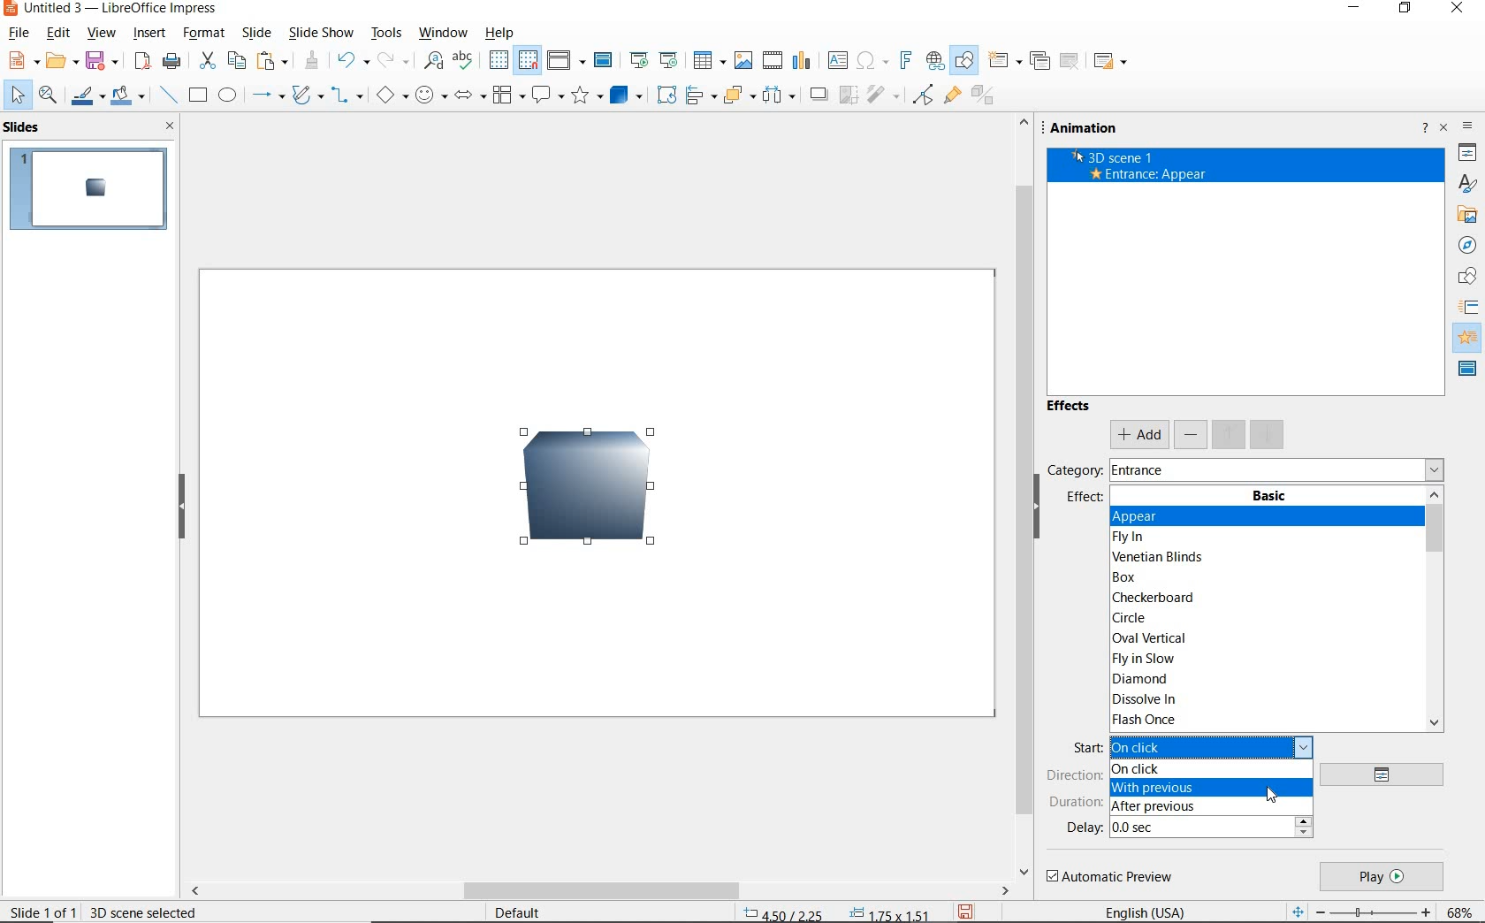 The width and height of the screenshot is (1485, 923). Describe the element at coordinates (1469, 308) in the screenshot. I see `SLIDE TRANSITION` at that location.